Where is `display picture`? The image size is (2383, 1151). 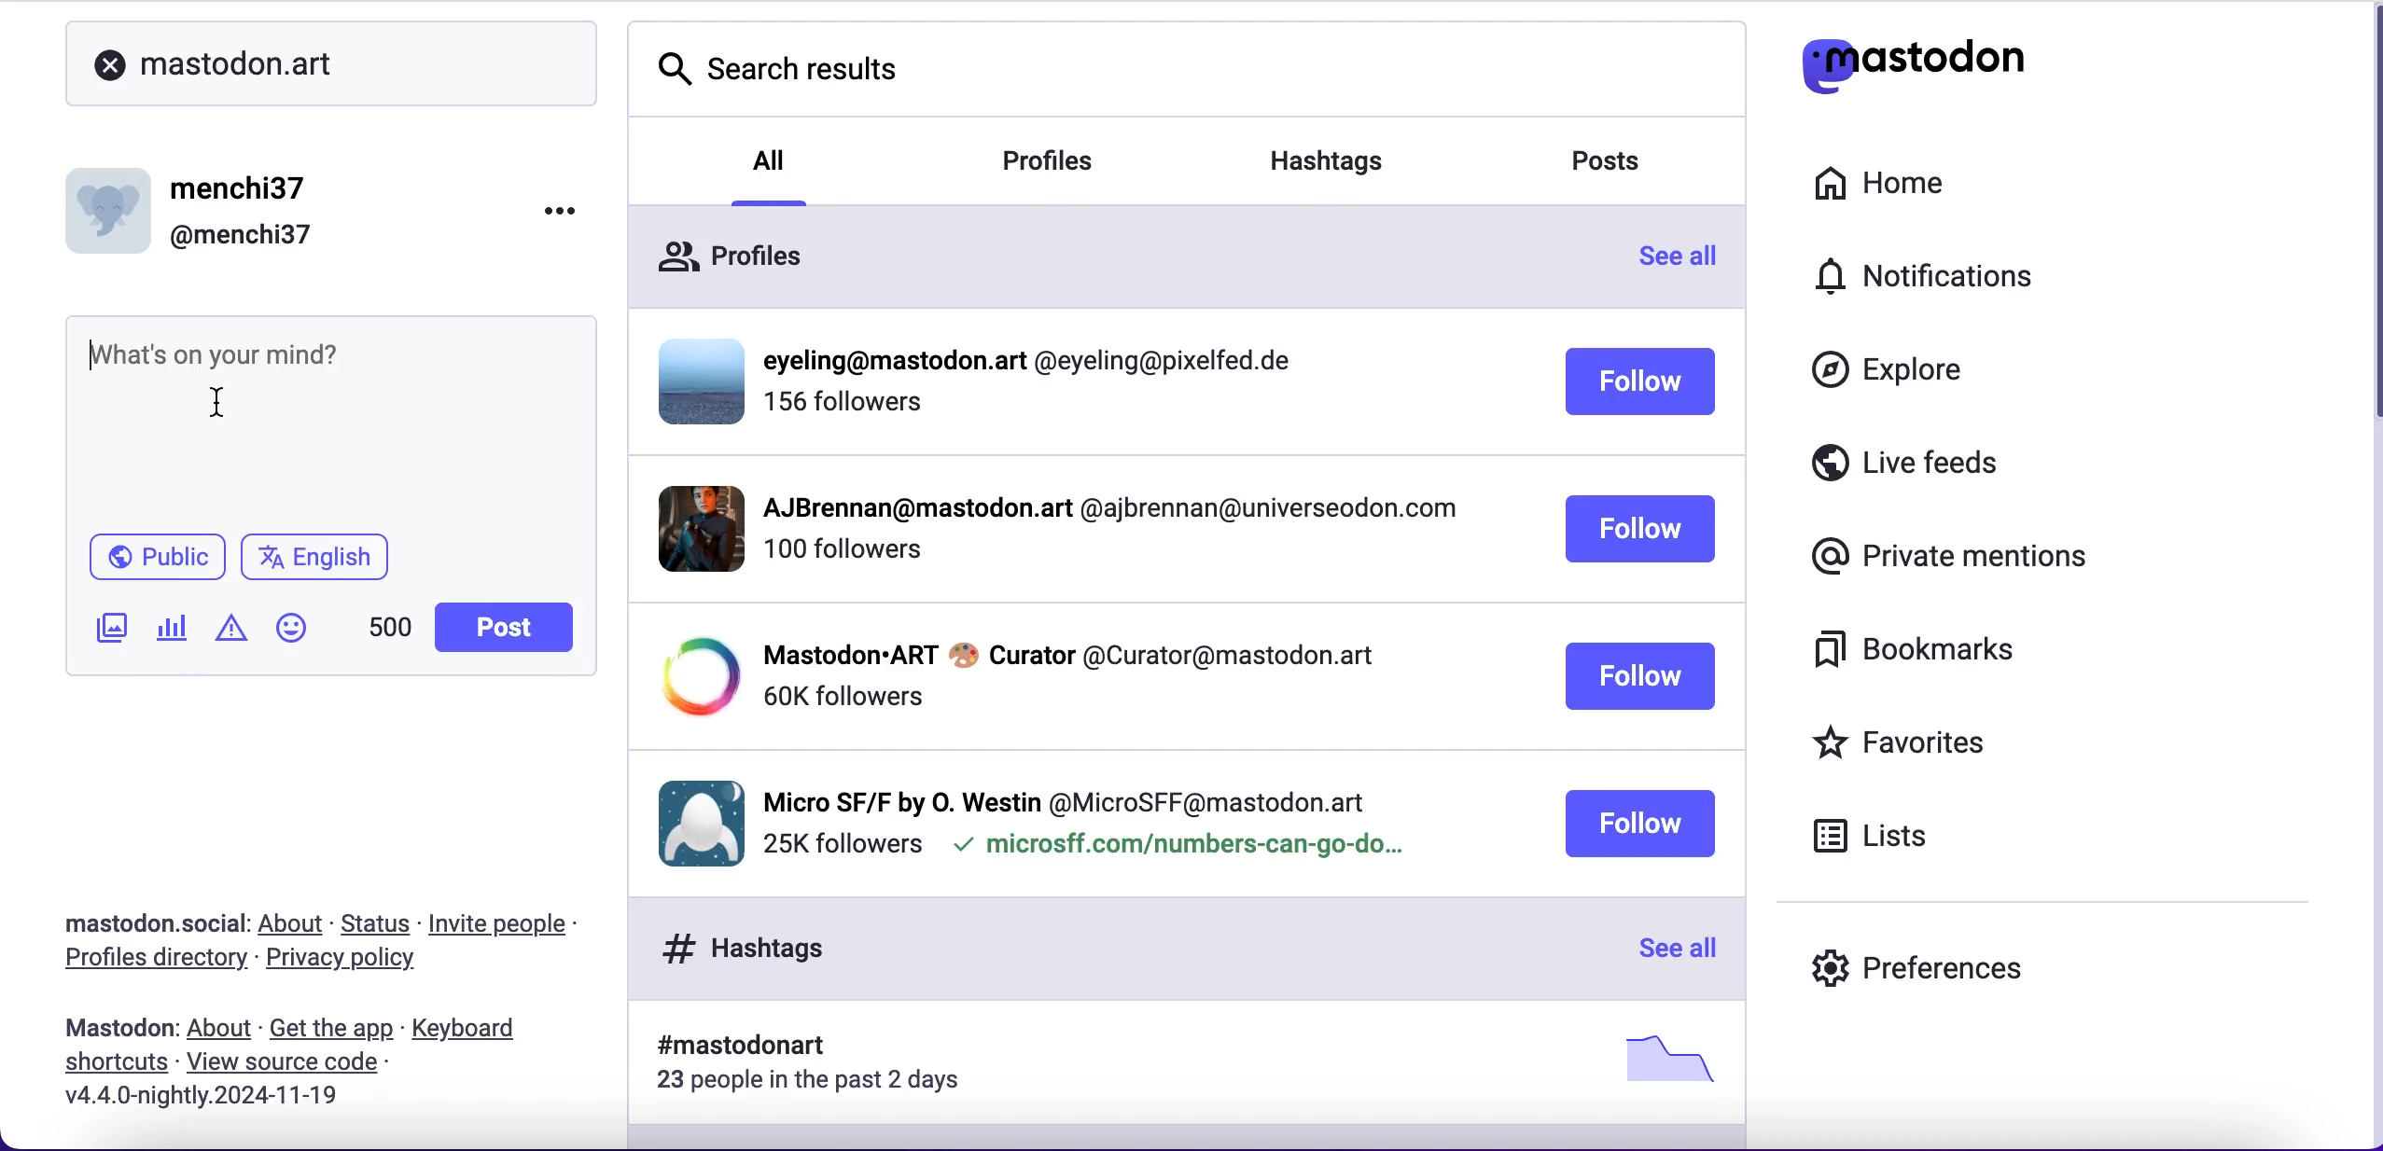 display picture is located at coordinates (693, 820).